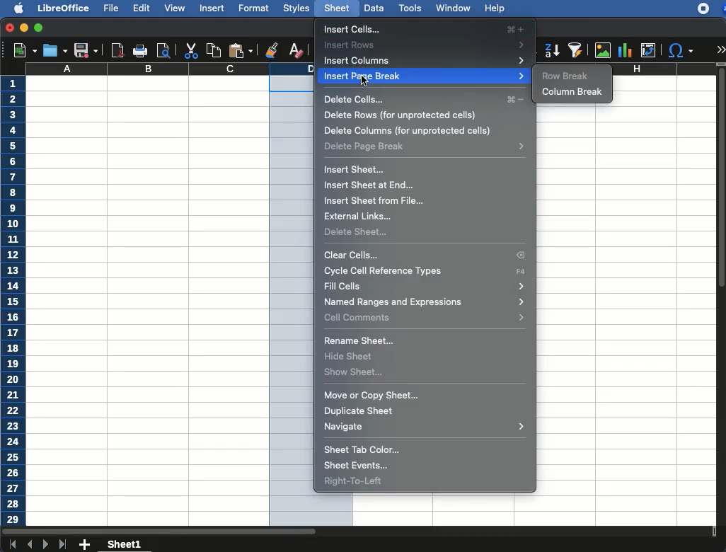 Image resolution: width=726 pixels, height=552 pixels. What do you see at coordinates (271, 50) in the screenshot?
I see `clone formatting` at bounding box center [271, 50].